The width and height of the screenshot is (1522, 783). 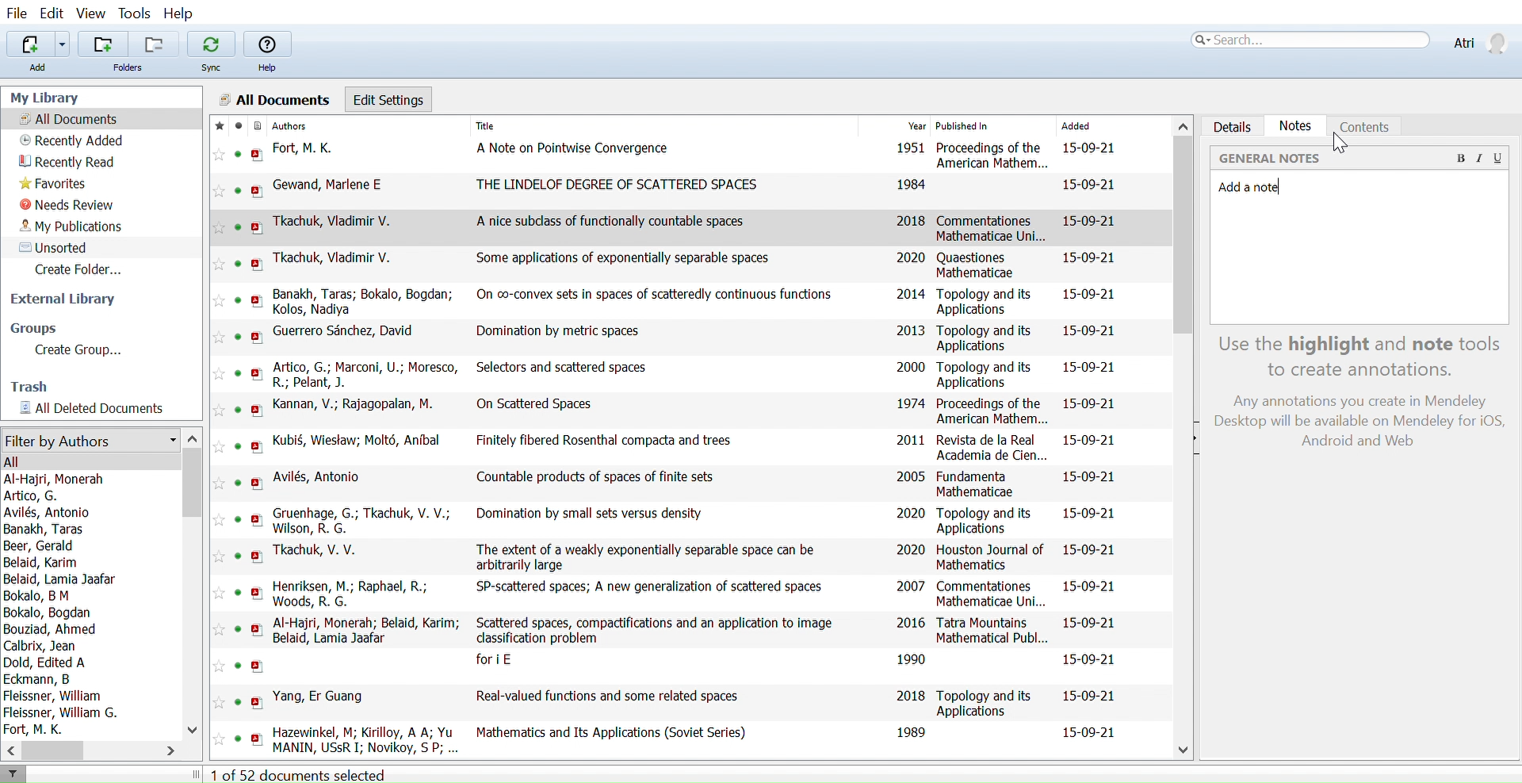 I want to click on Avilés, Antonio, so click(x=47, y=513).